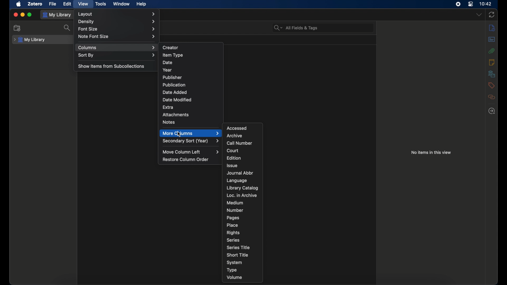  Describe the element at coordinates (167, 63) in the screenshot. I see `date` at that location.